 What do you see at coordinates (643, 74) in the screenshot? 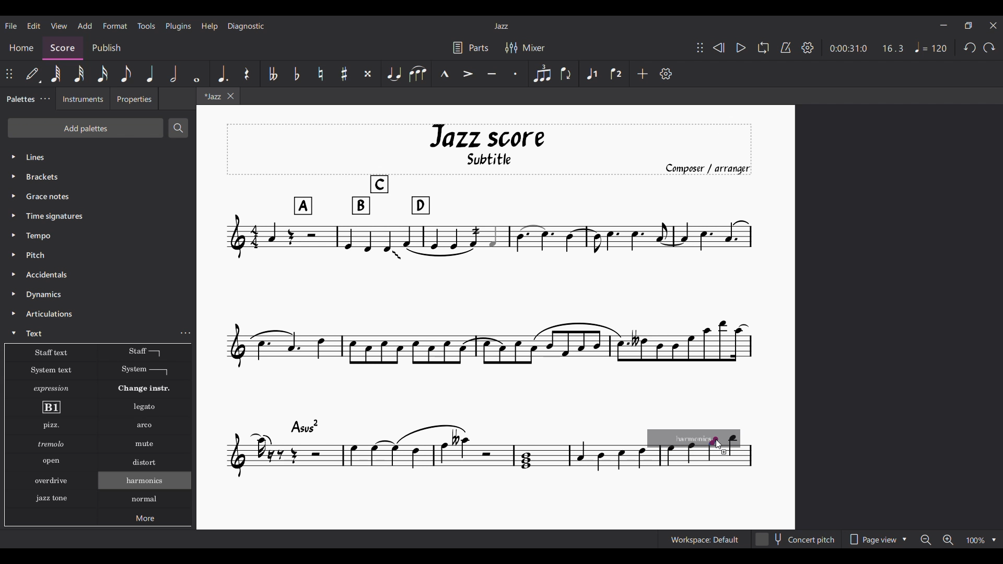
I see `Add` at bounding box center [643, 74].